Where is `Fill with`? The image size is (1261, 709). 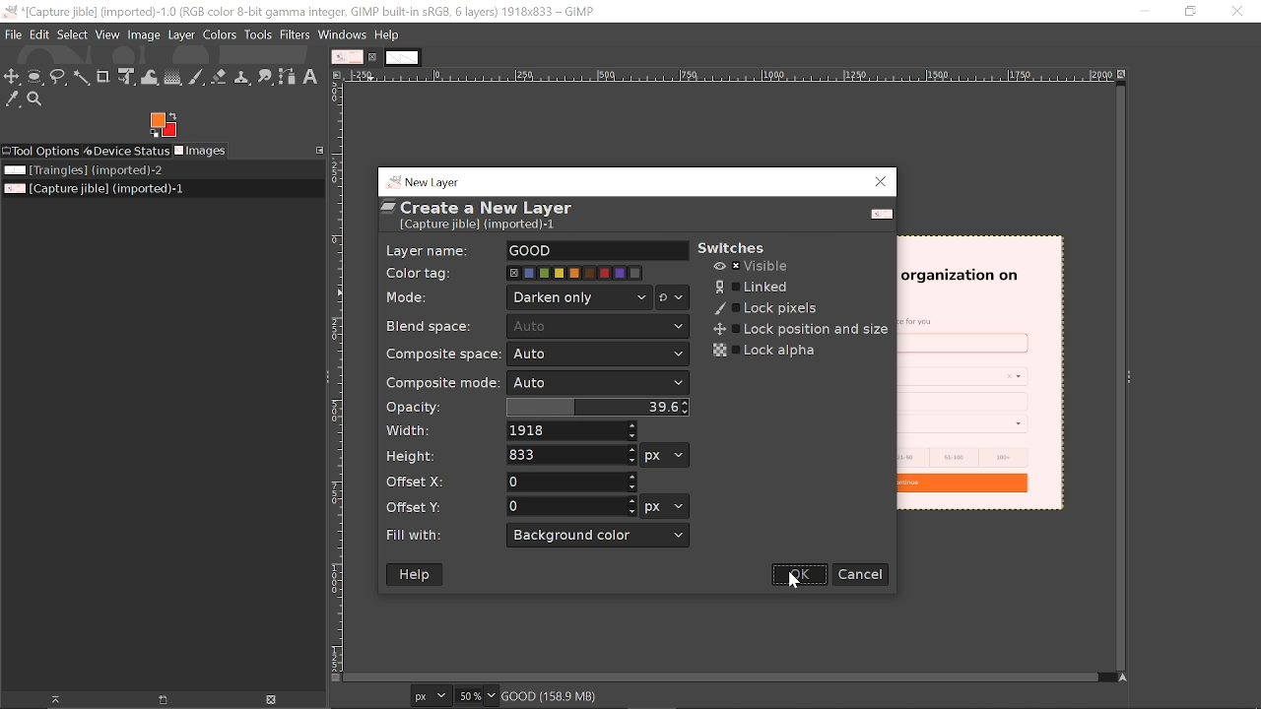
Fill with is located at coordinates (599, 536).